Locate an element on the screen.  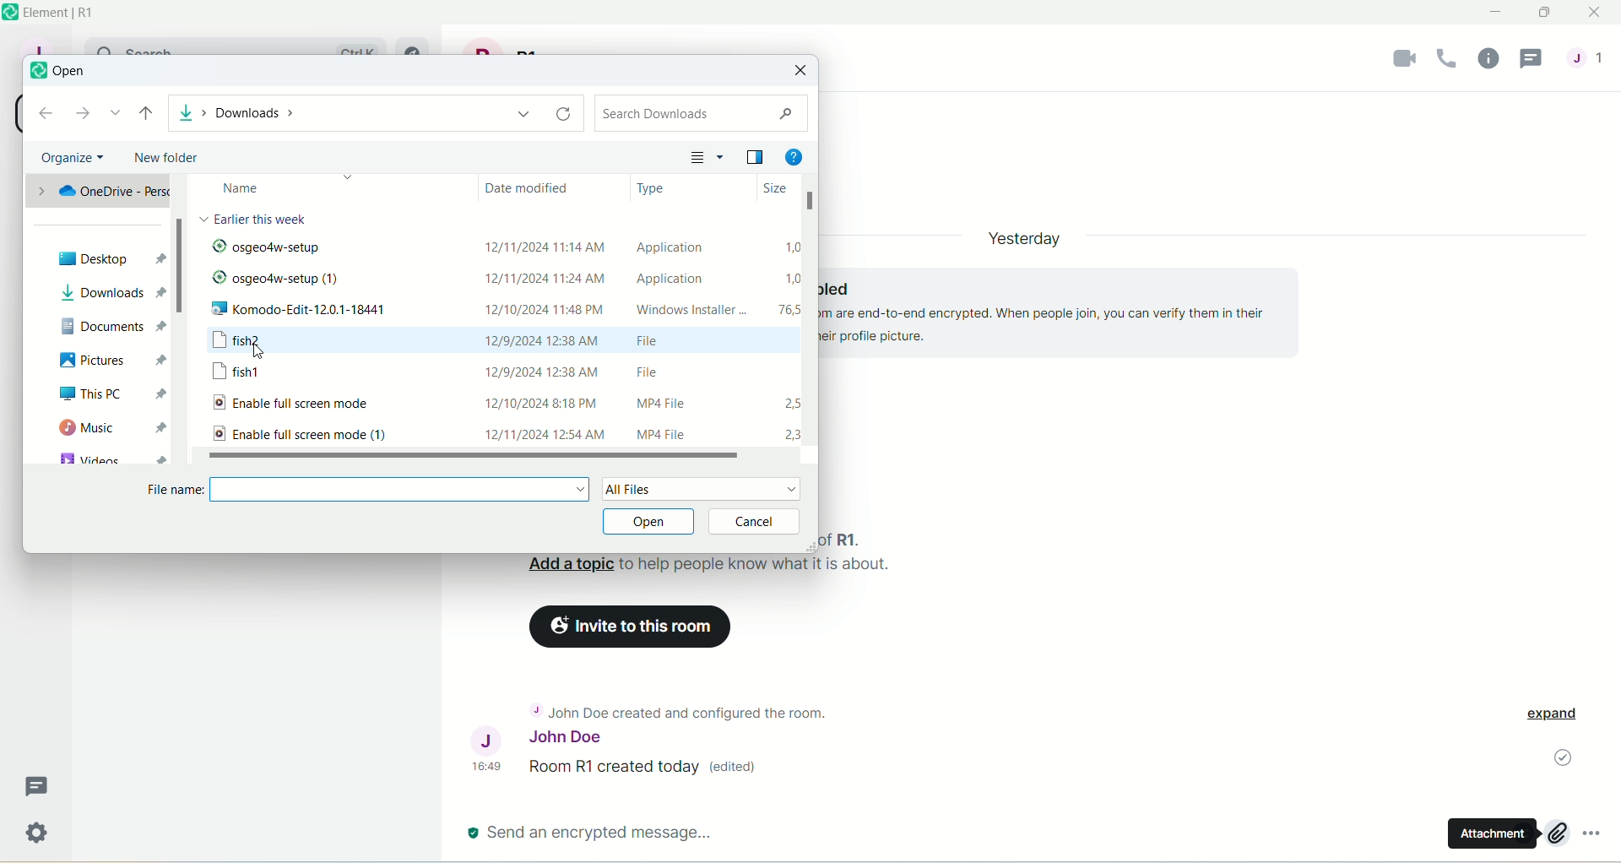
H Komodo-Edit-120.1-18441 is located at coordinates (328, 312).